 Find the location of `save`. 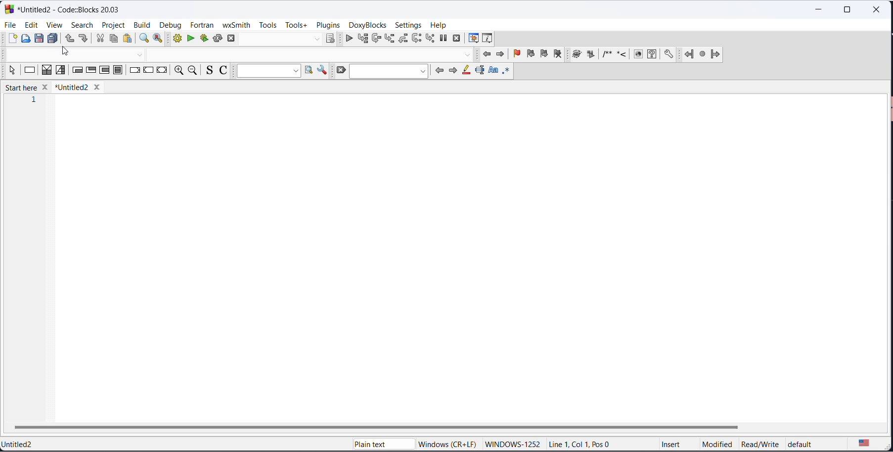

save is located at coordinates (39, 38).